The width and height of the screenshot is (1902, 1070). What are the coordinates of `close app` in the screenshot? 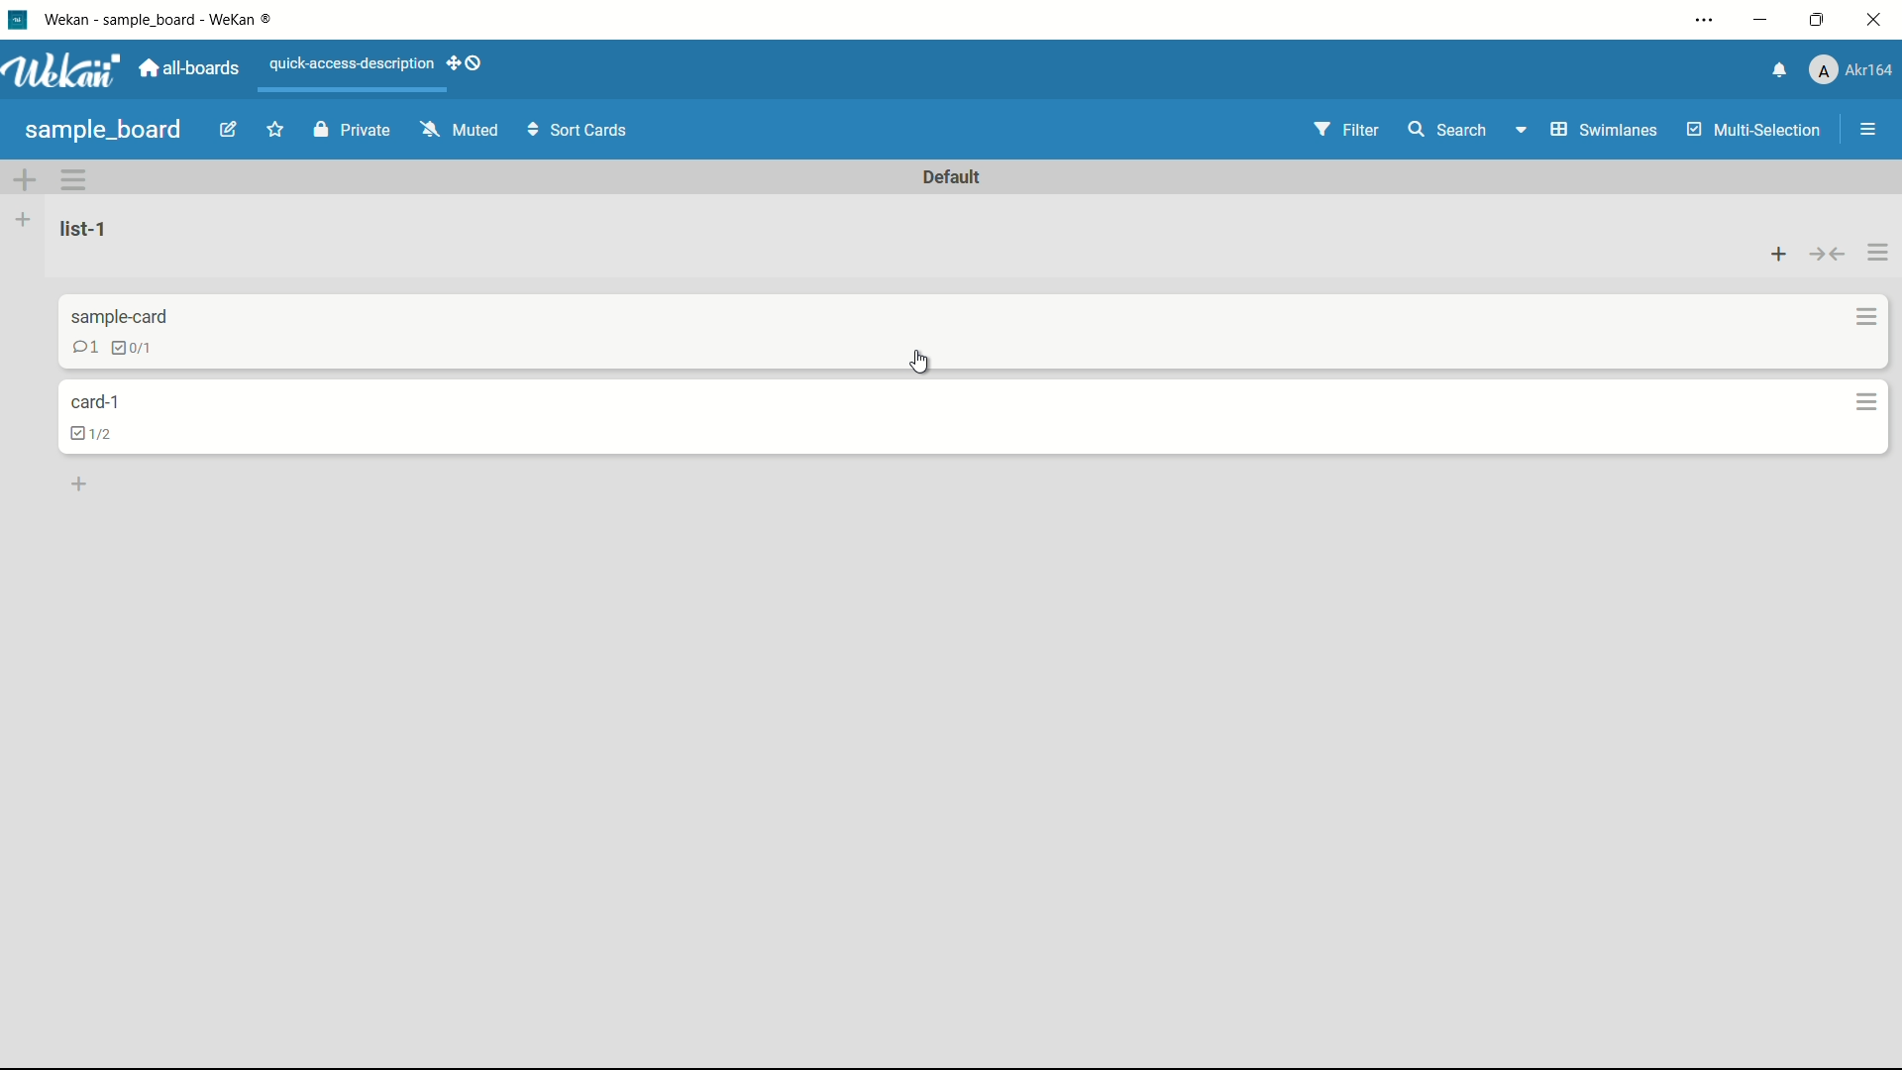 It's located at (1873, 20).